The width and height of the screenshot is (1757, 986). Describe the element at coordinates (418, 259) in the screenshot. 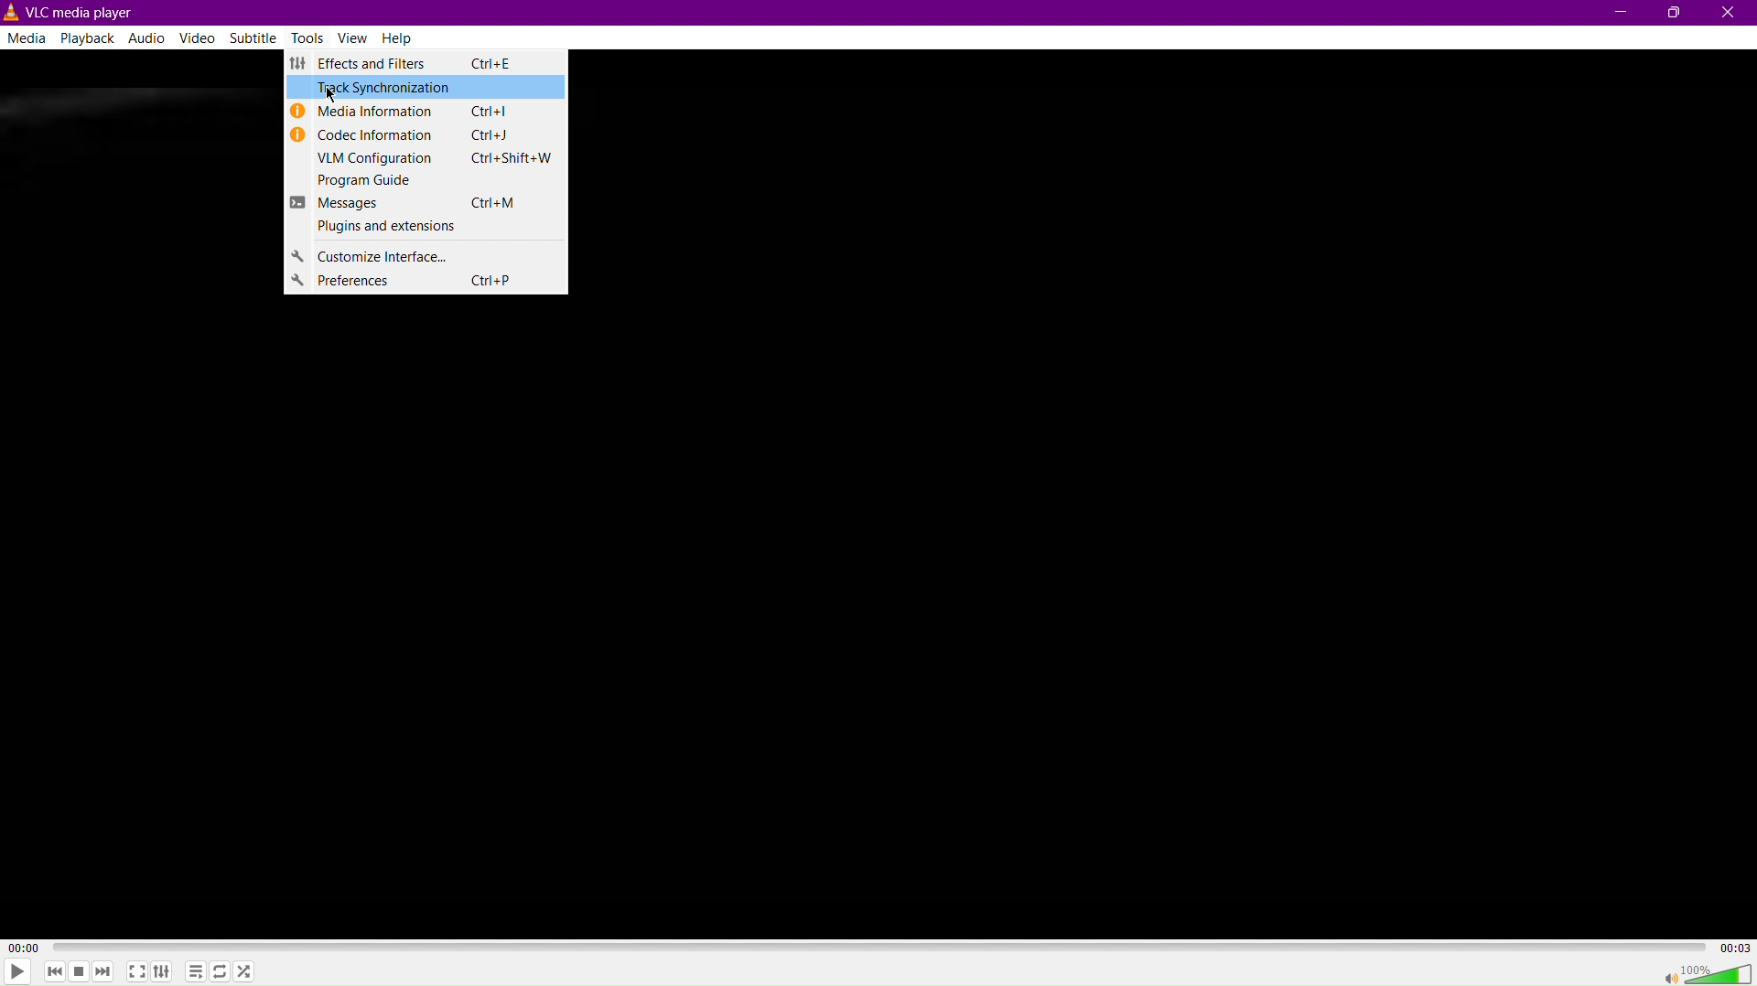

I see `Customize` at that location.